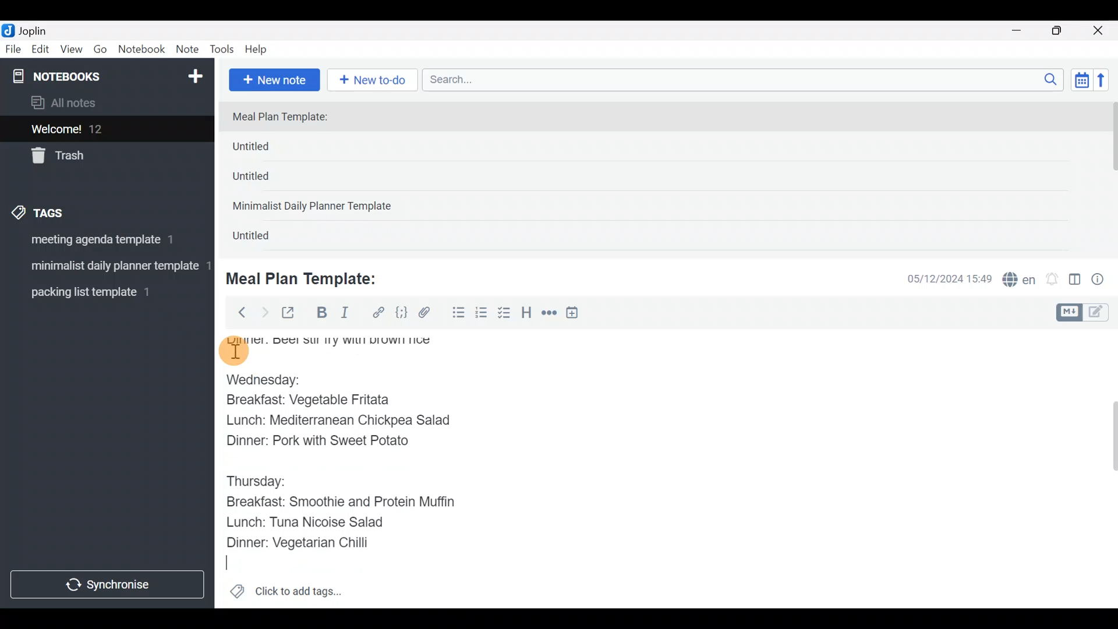  I want to click on Note properties, so click(1103, 280).